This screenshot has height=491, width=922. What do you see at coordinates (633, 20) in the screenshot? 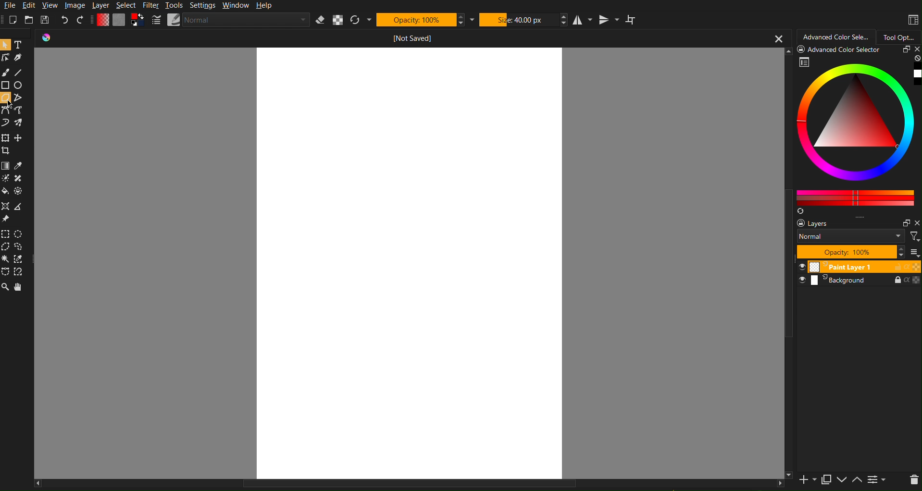
I see `Wrap Around` at bounding box center [633, 20].